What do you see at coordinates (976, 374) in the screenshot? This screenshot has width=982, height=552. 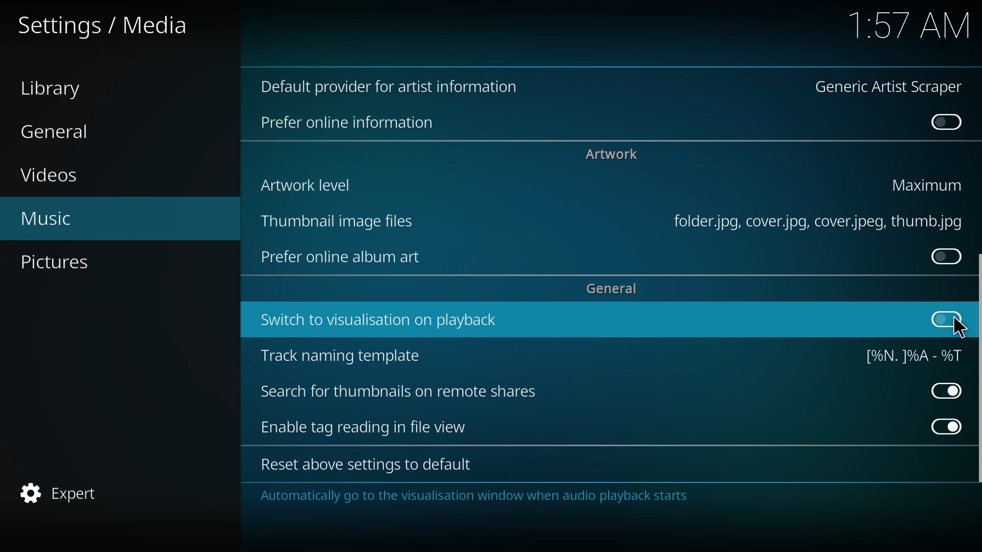 I see `scroll bar` at bounding box center [976, 374].